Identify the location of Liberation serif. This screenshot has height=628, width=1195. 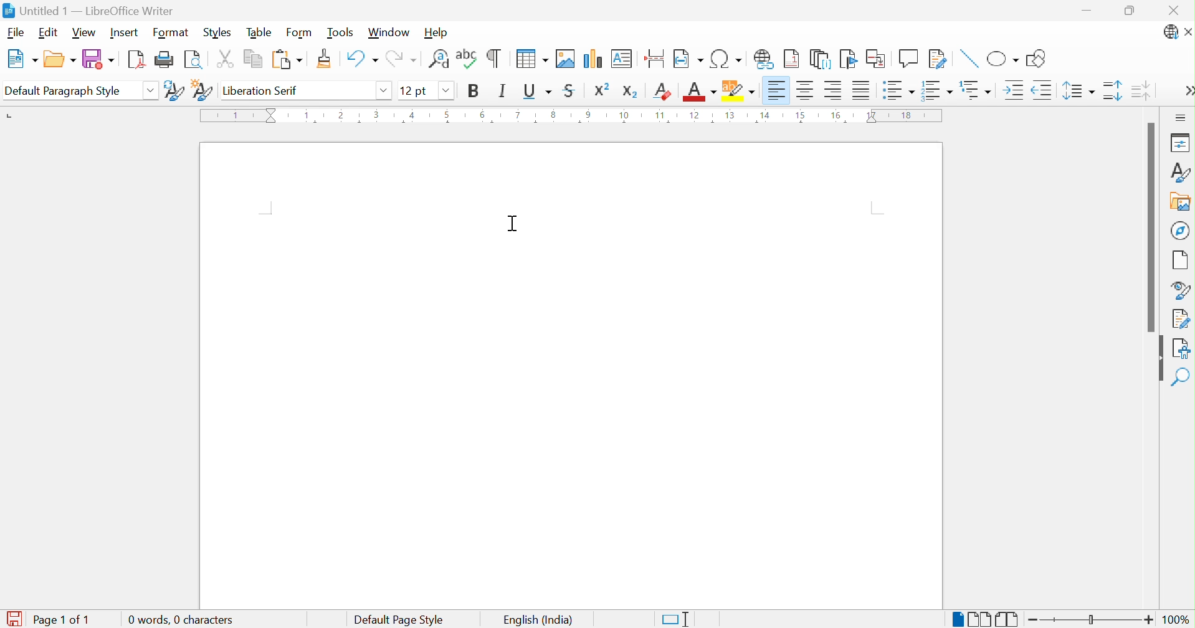
(264, 90).